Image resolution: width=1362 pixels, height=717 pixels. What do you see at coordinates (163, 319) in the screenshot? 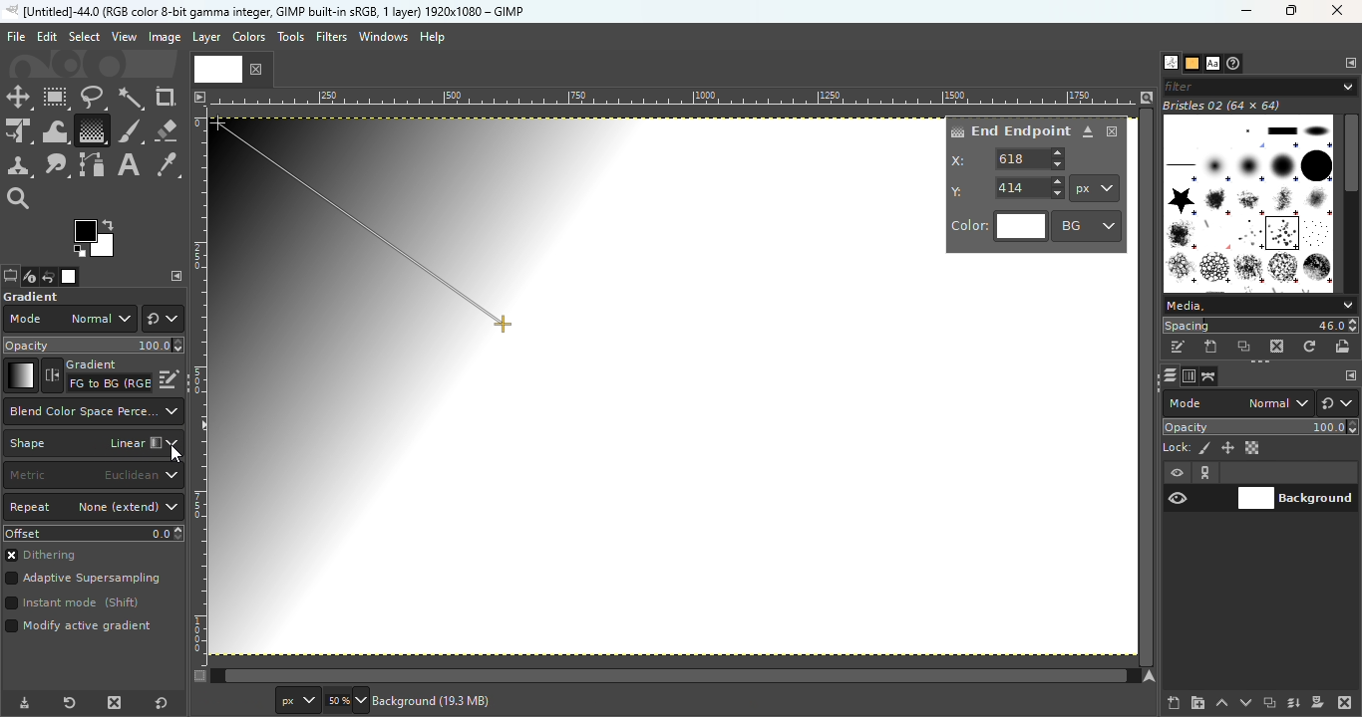
I see `Switch to another group of modes` at bounding box center [163, 319].